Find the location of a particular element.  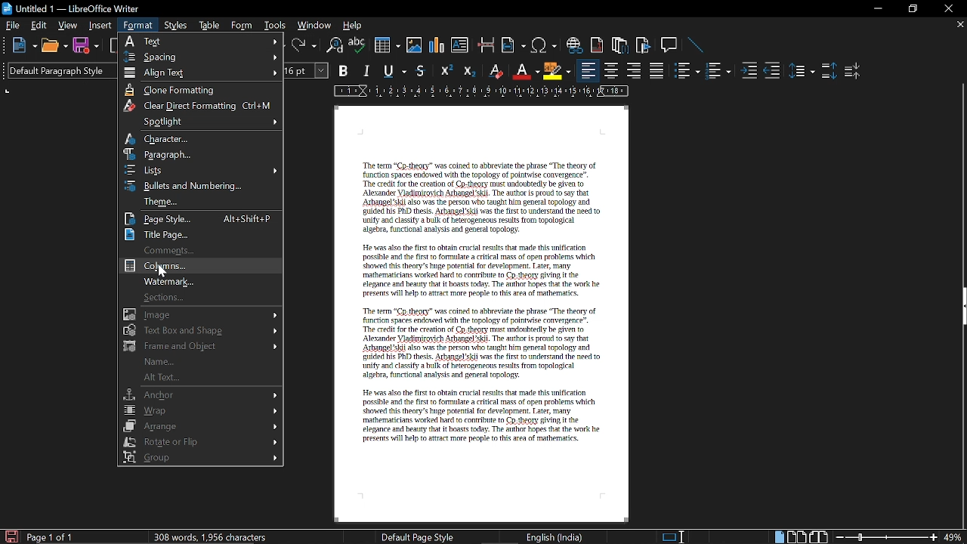

Set line spacing is located at coordinates (802, 71).